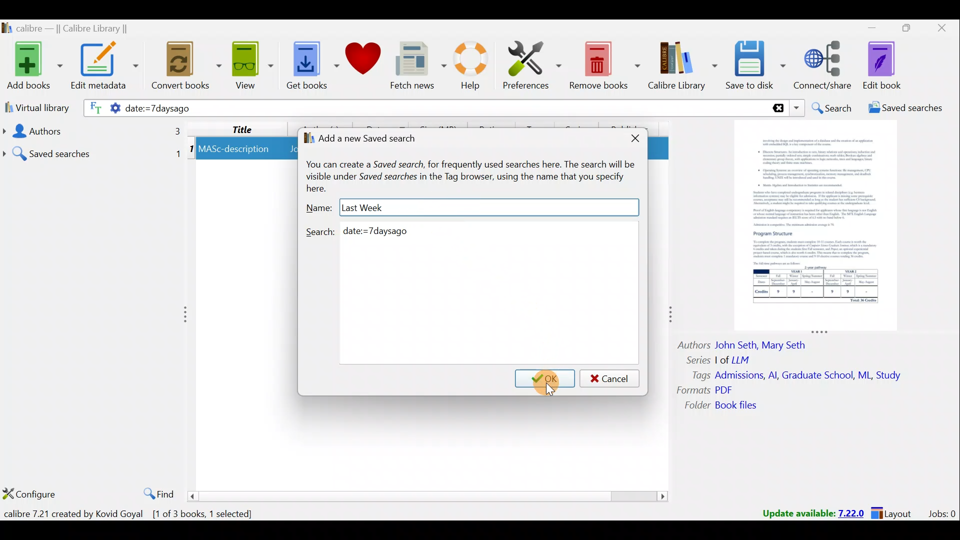 The height and width of the screenshot is (540, 960). I want to click on date:=7daysago, so click(381, 231).